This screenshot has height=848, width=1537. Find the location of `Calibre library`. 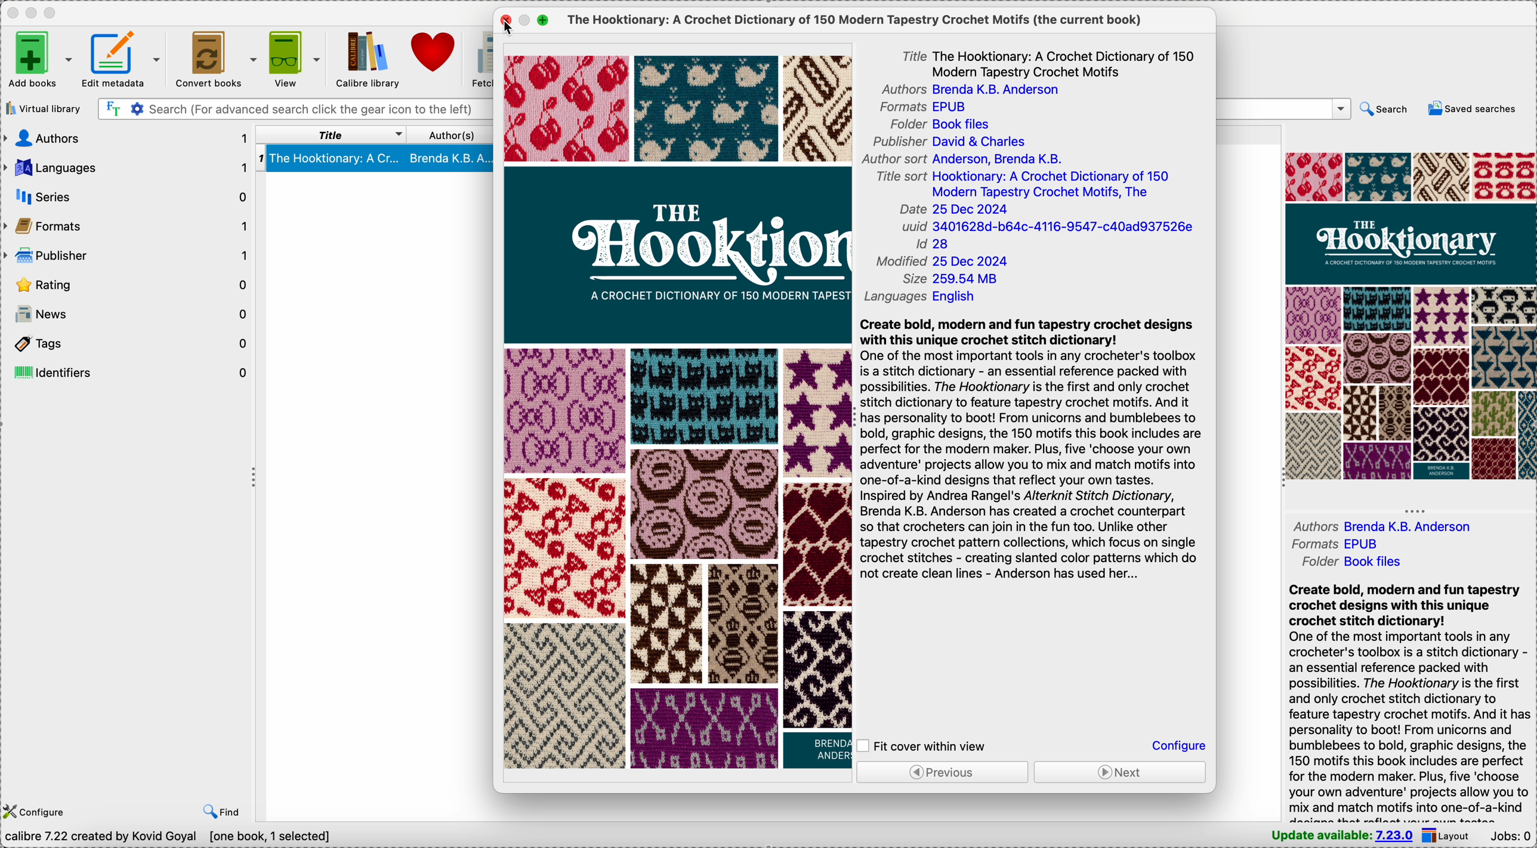

Calibre library is located at coordinates (363, 57).